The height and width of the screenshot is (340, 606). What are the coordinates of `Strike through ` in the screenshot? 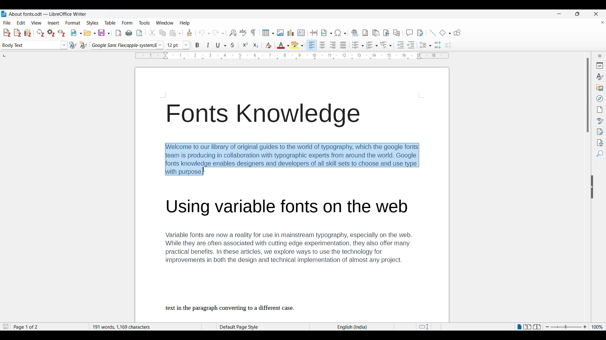 It's located at (233, 45).